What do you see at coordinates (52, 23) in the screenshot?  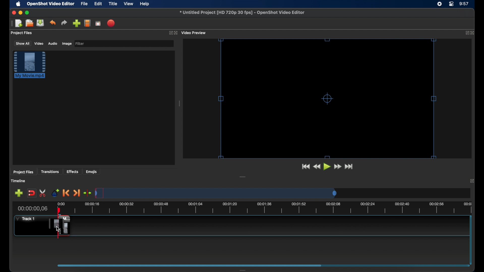 I see `undo` at bounding box center [52, 23].